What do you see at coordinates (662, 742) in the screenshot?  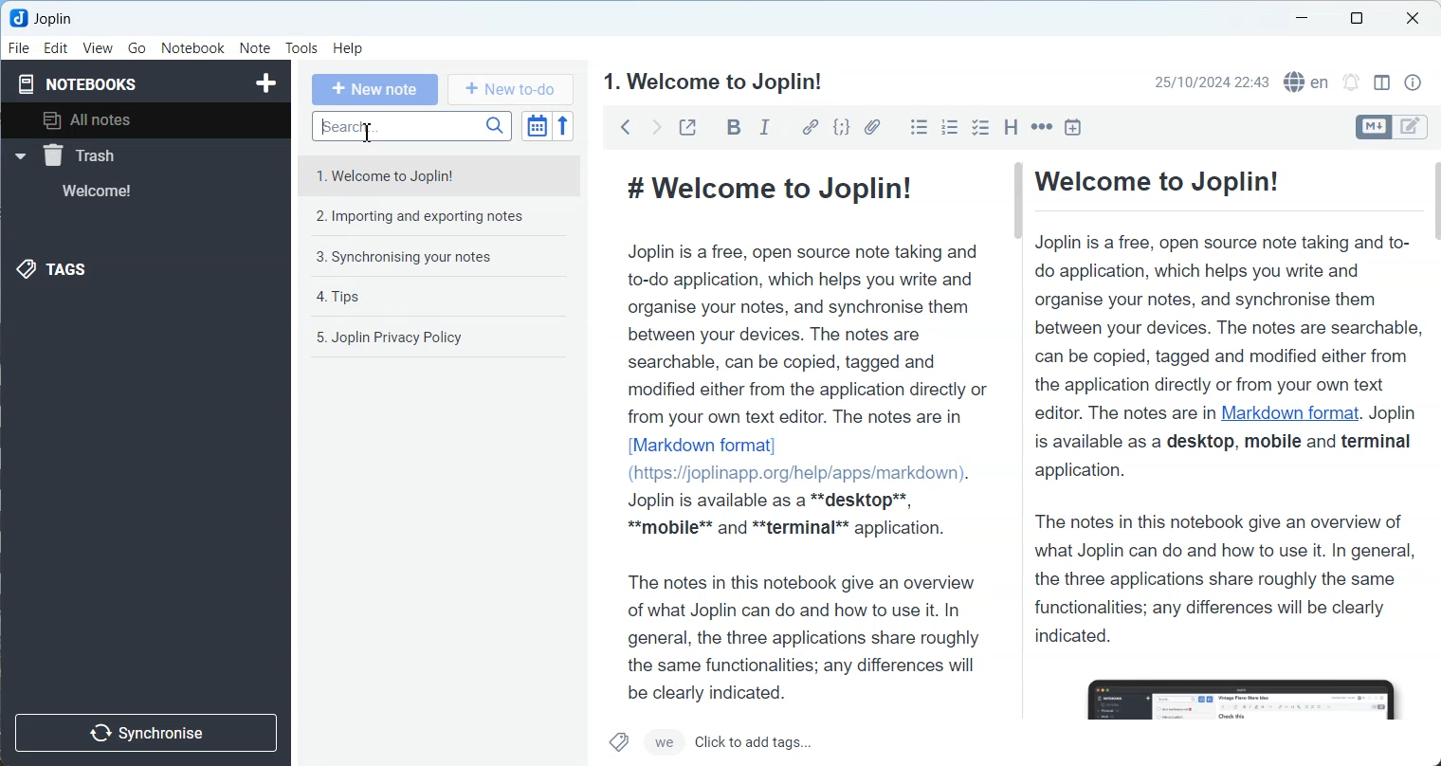 I see `we` at bounding box center [662, 742].